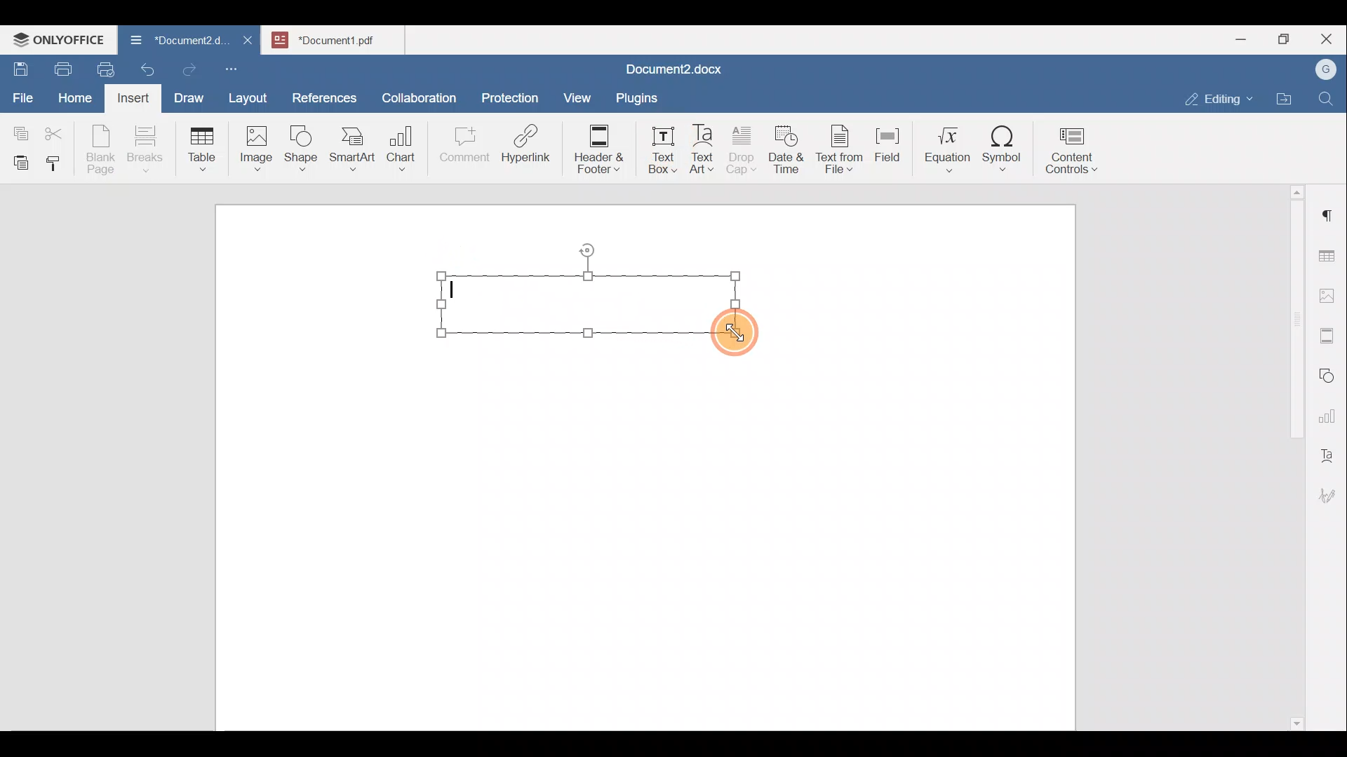  I want to click on Quick print, so click(102, 67).